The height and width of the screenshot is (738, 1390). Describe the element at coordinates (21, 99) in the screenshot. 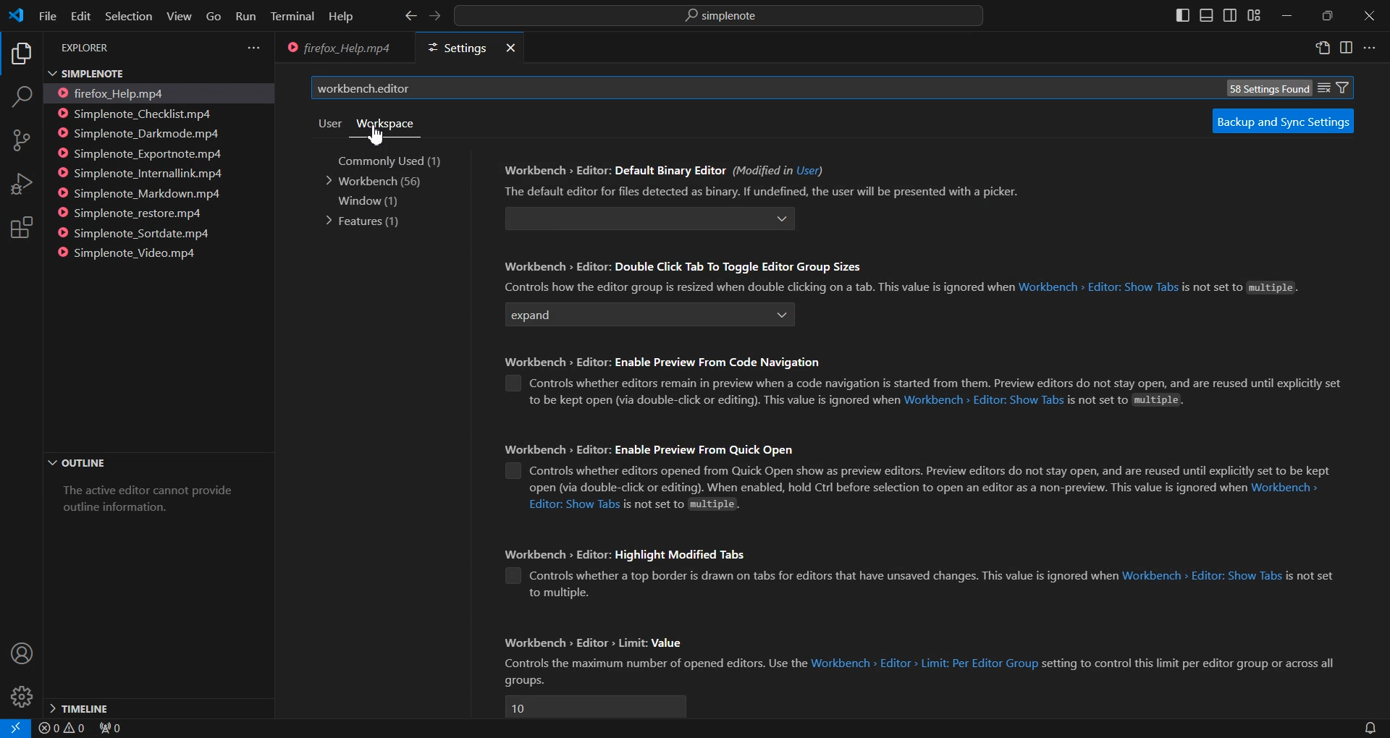

I see `Search` at that location.